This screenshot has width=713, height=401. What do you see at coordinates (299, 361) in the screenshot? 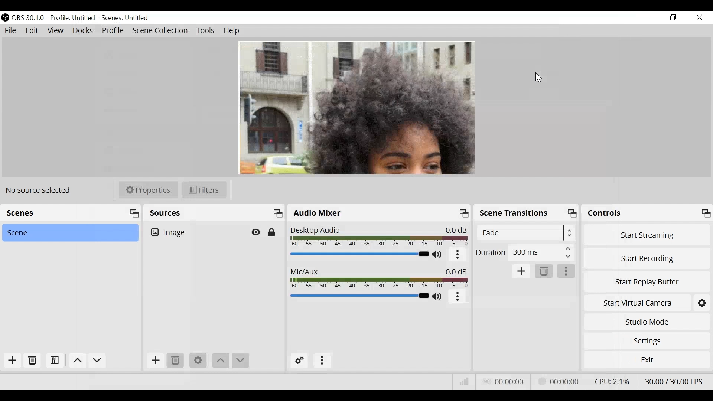
I see `Advanced Audio Settings` at bounding box center [299, 361].